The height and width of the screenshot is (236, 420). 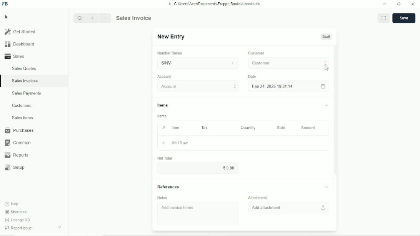 I want to click on Customers, so click(x=22, y=105).